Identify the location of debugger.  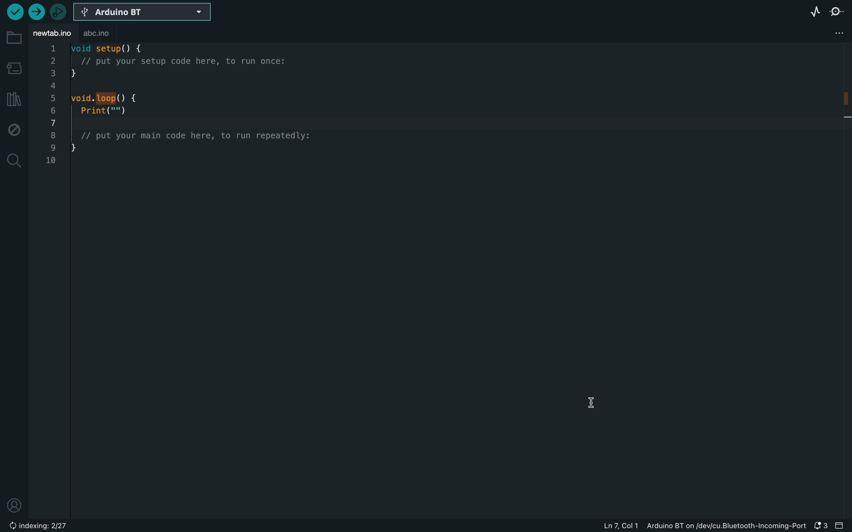
(57, 11).